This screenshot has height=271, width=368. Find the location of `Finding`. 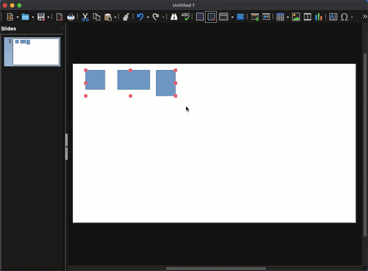

Finding is located at coordinates (159, 17).